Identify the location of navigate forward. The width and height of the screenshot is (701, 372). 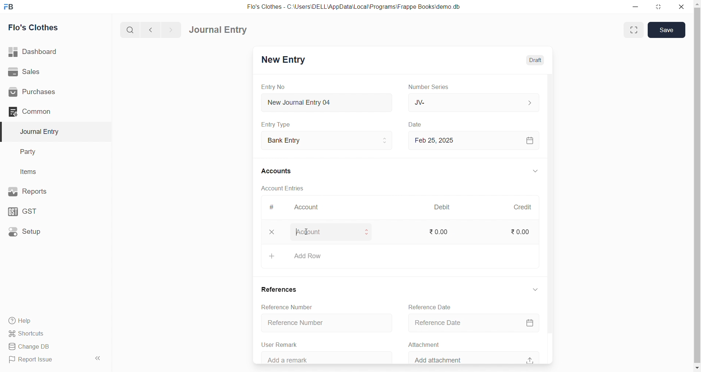
(171, 29).